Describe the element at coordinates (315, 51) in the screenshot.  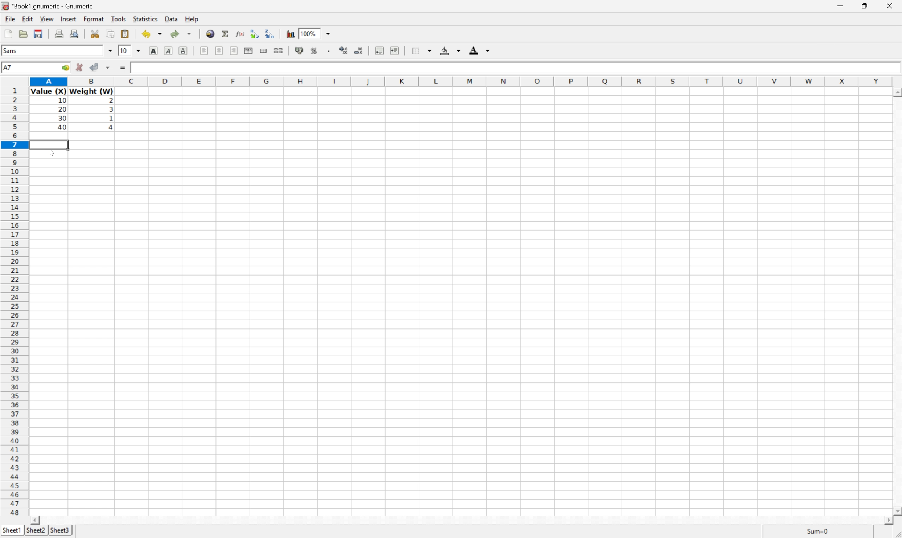
I see `Format selection as percentage` at that location.